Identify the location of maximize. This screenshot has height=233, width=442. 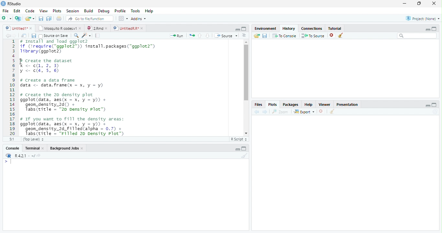
(434, 28).